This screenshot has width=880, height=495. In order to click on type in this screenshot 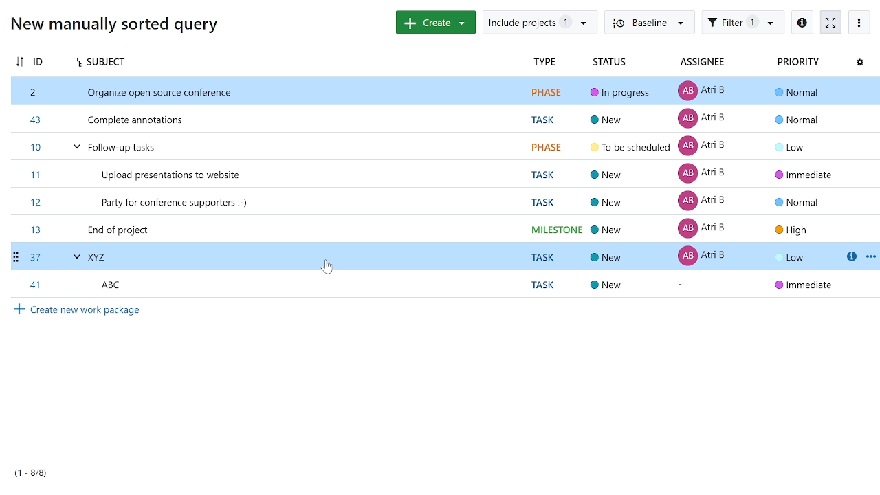, I will do `click(544, 63)`.